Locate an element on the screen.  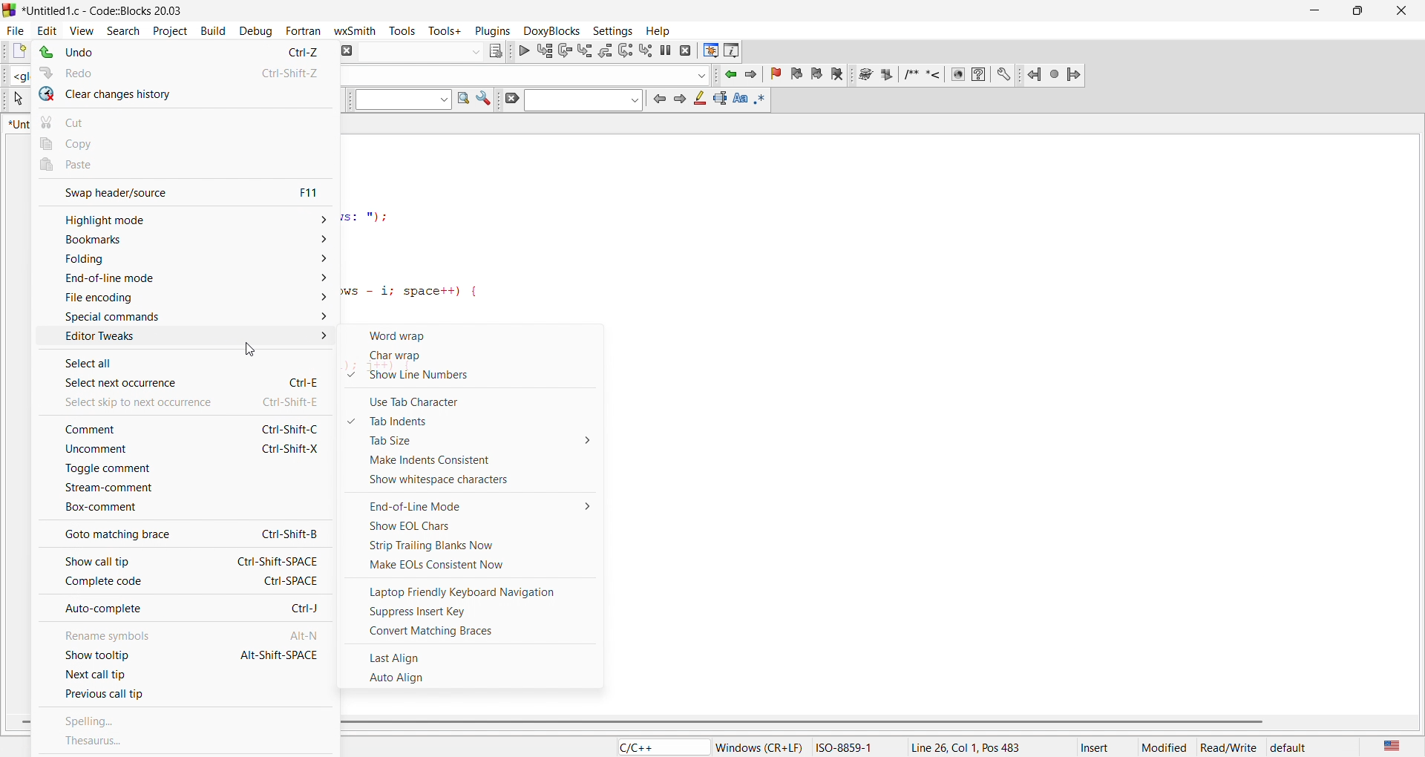
tab size  is located at coordinates (477, 442).